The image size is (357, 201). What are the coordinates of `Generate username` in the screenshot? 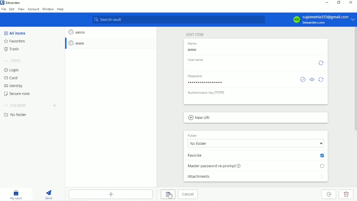 It's located at (321, 63).